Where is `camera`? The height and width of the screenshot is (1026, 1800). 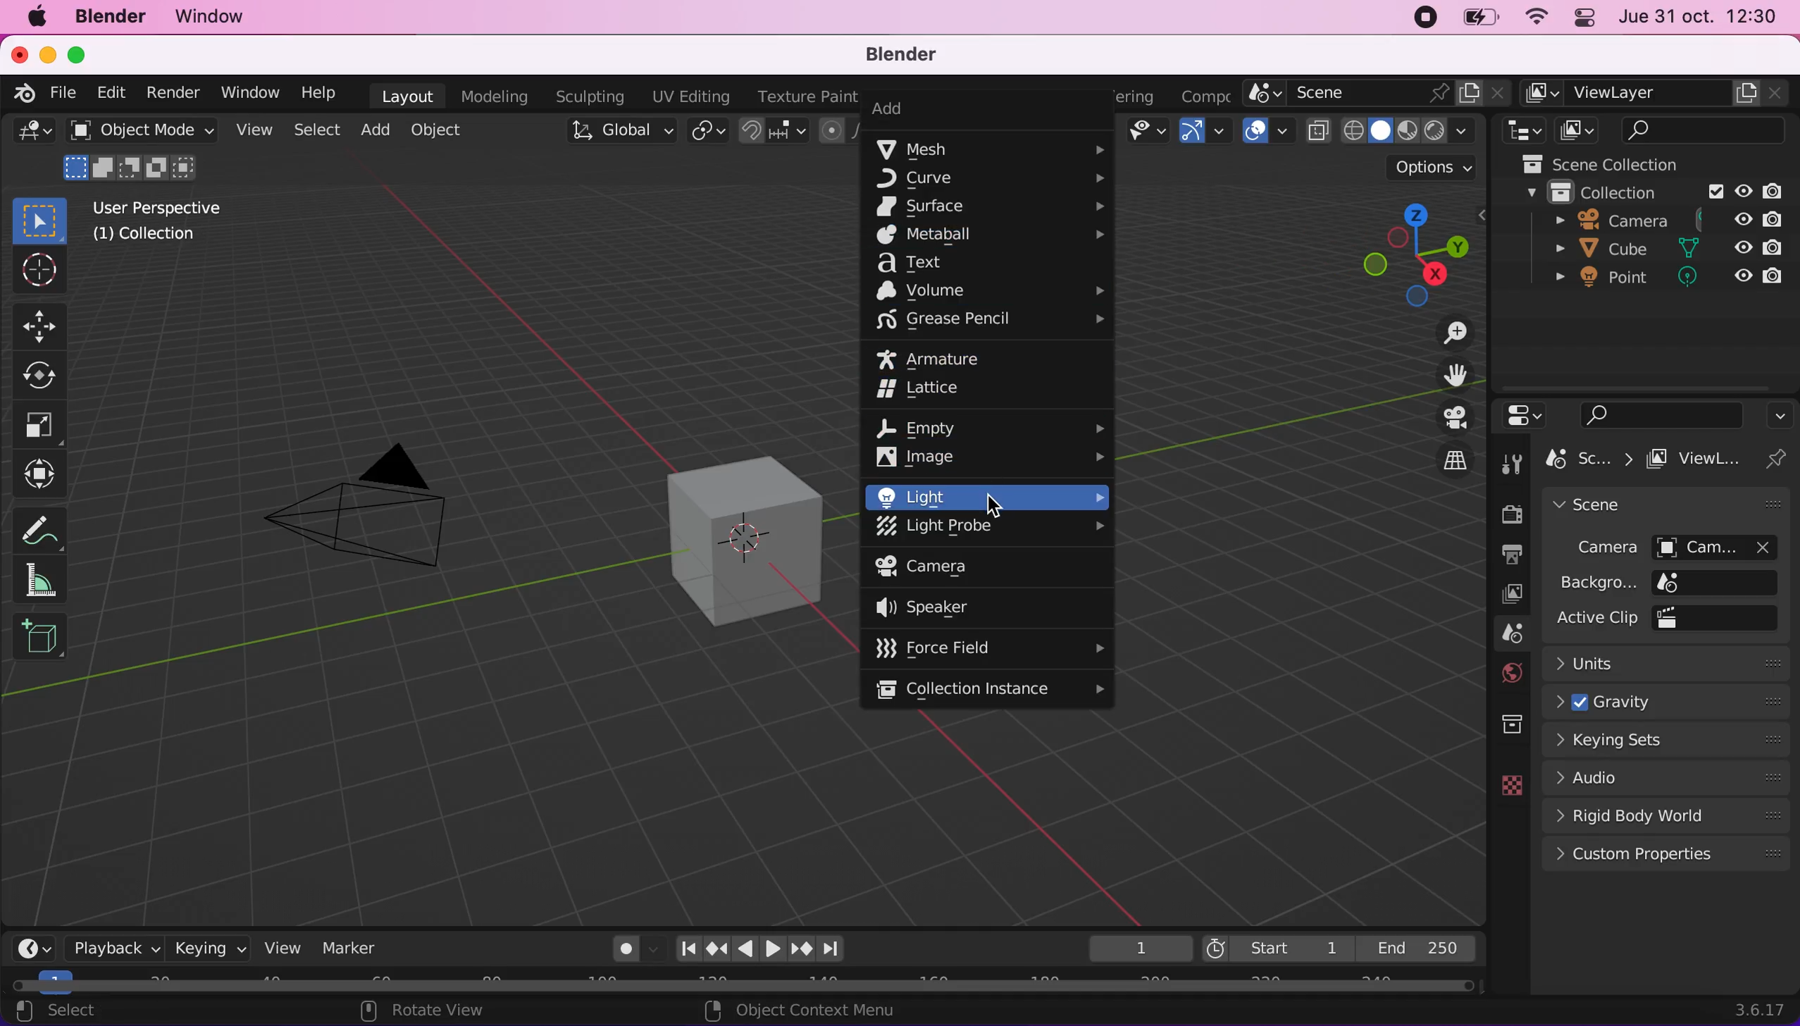
camera is located at coordinates (1725, 547).